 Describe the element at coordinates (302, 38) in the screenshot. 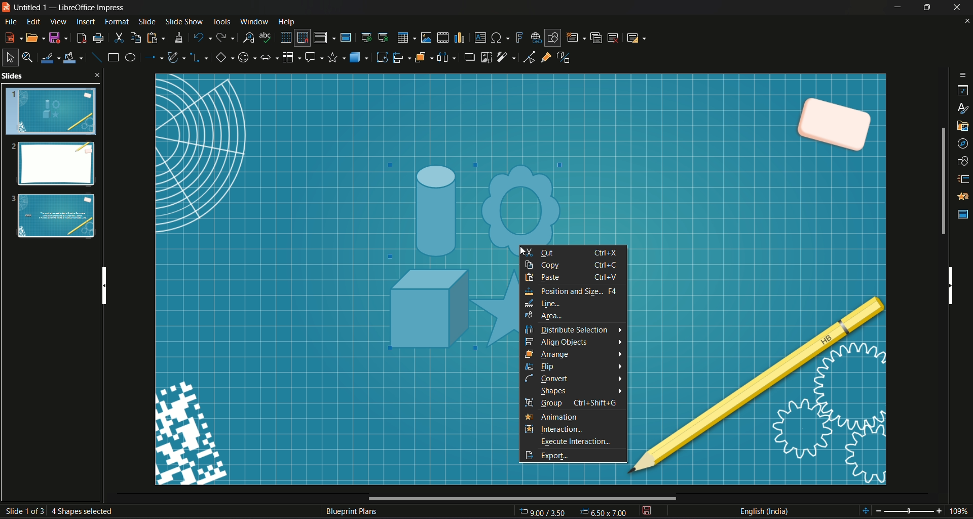

I see `snap to grid` at that location.